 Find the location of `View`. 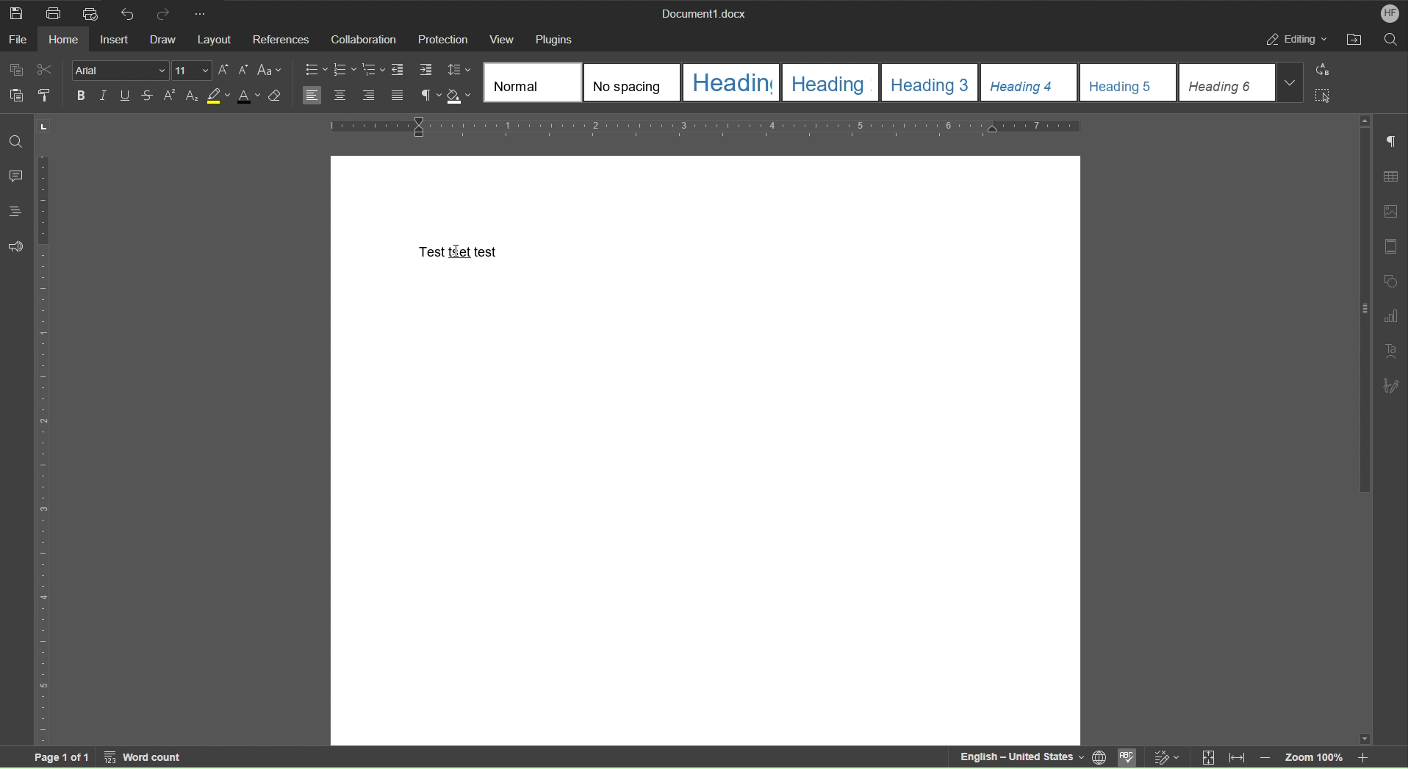

View is located at coordinates (501, 39).